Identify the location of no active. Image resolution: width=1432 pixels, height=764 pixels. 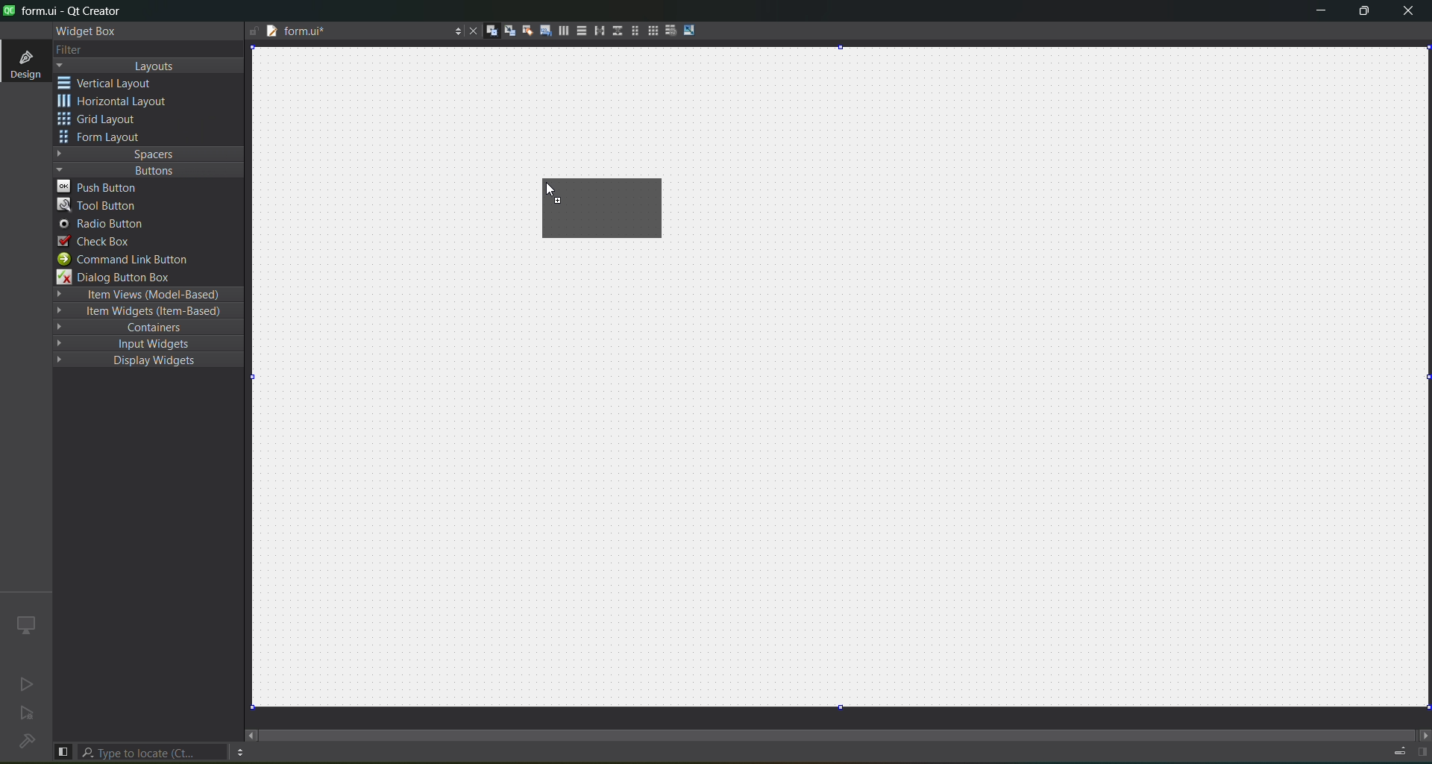
(23, 685).